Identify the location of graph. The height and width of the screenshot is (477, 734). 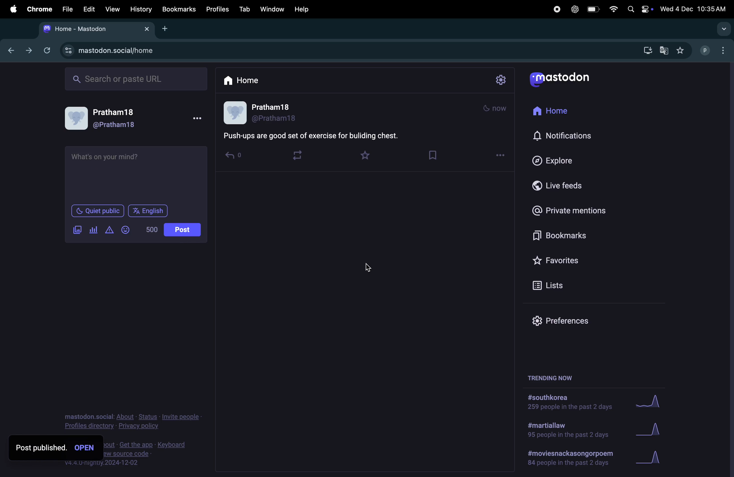
(653, 458).